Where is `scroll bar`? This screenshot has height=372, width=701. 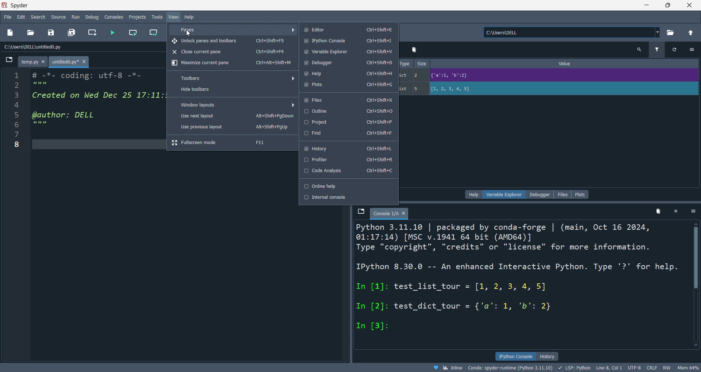
scroll bar is located at coordinates (693, 283).